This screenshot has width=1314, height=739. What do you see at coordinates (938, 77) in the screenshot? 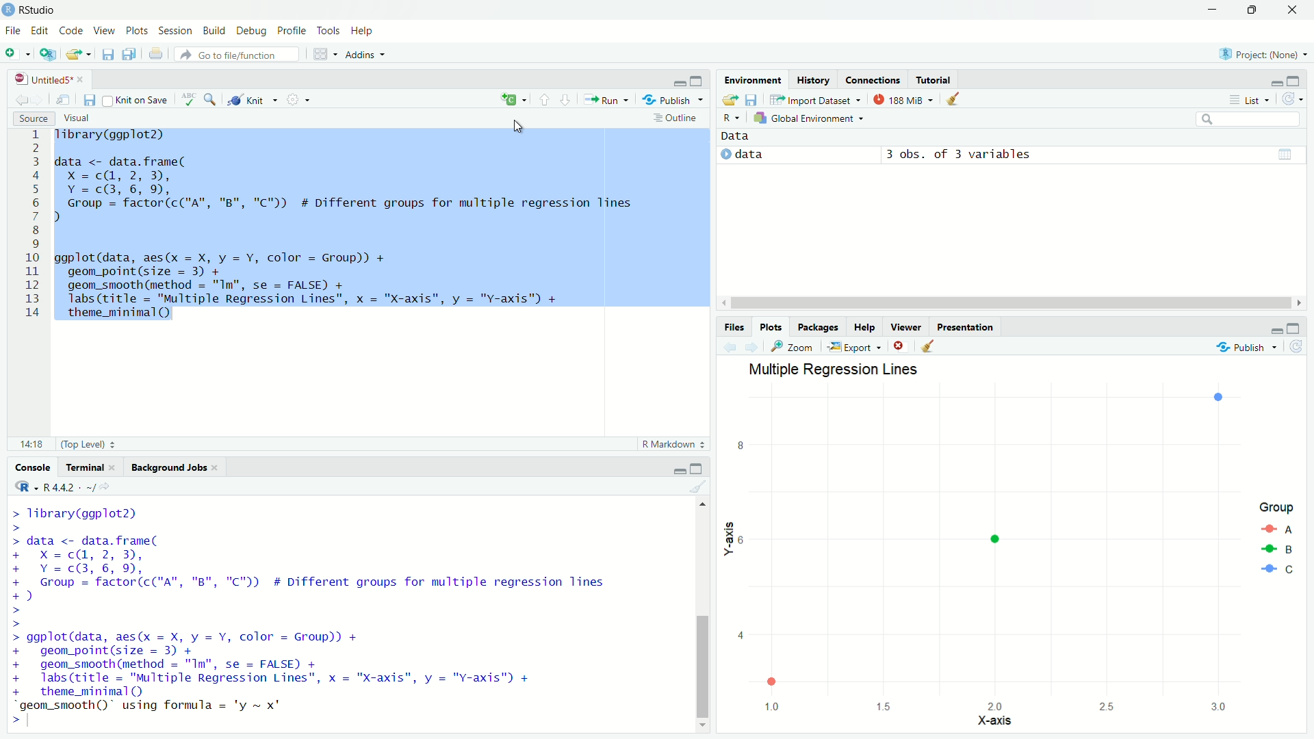
I see `Tutorial` at bounding box center [938, 77].